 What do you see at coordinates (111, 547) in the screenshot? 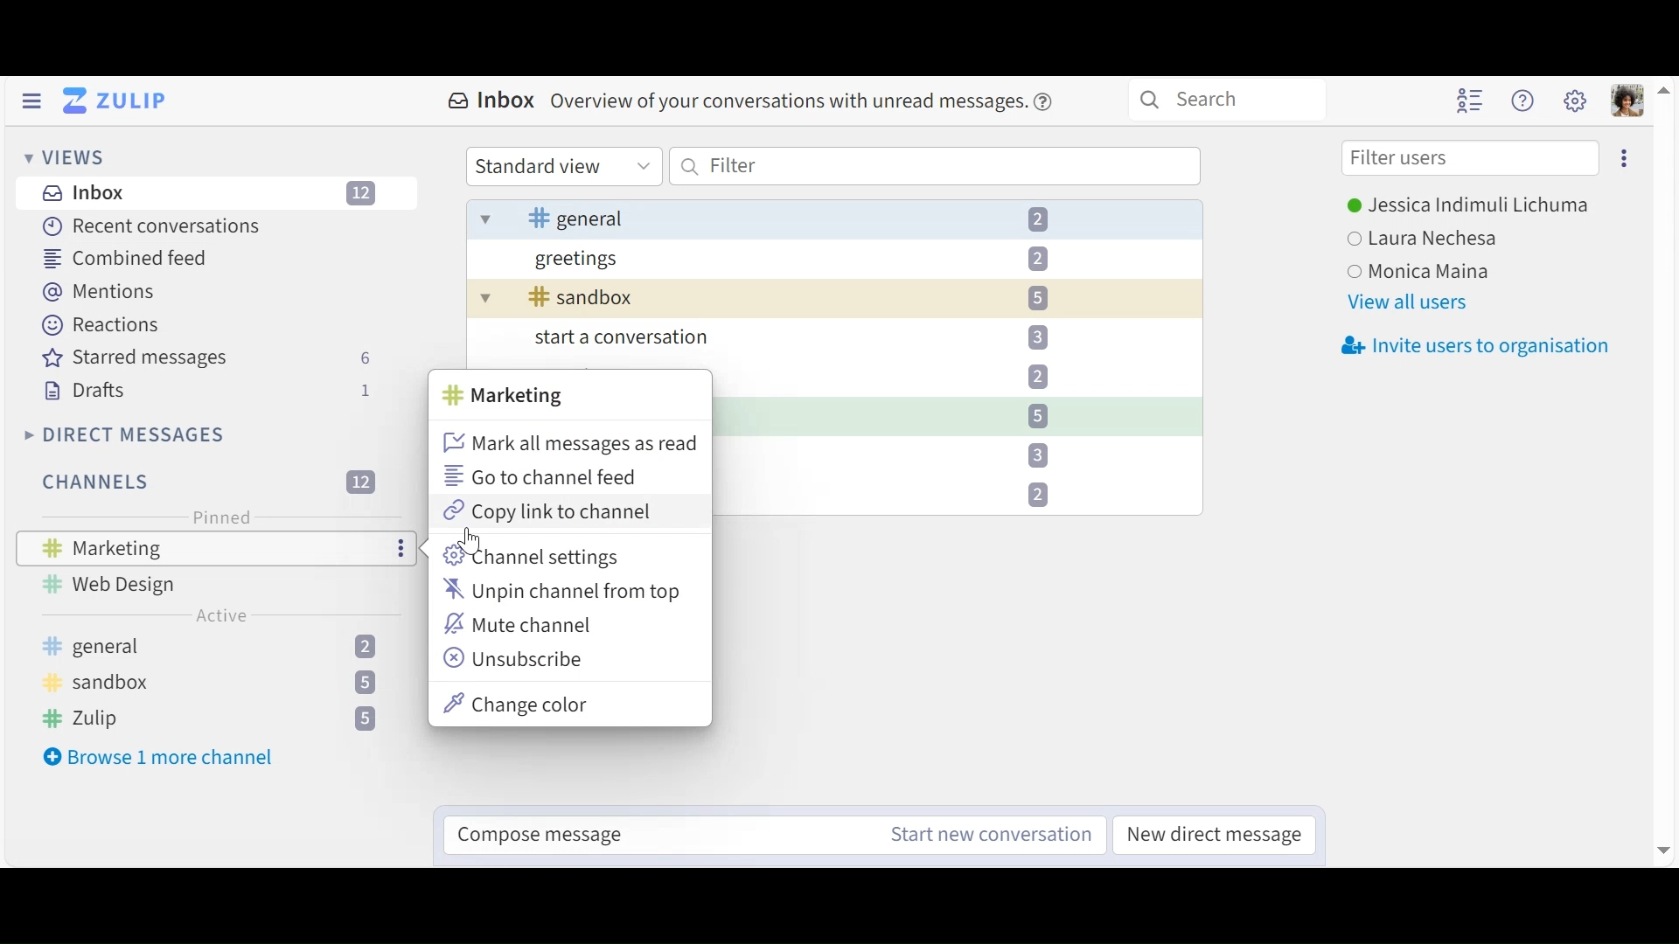
I see `Marketing` at bounding box center [111, 547].